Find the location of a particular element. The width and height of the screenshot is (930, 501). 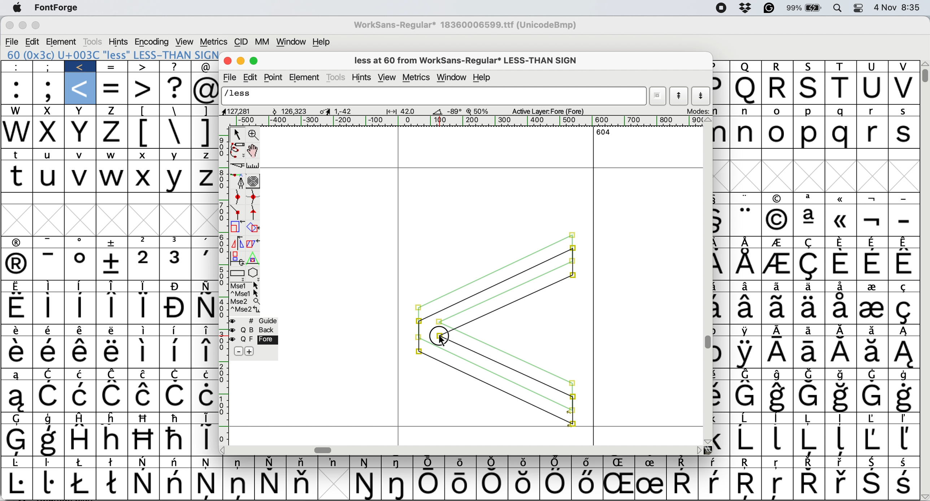

Symbol is located at coordinates (204, 330).